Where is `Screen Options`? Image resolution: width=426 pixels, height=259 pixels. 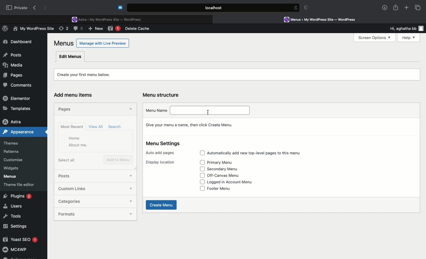 Screen Options is located at coordinates (374, 38).